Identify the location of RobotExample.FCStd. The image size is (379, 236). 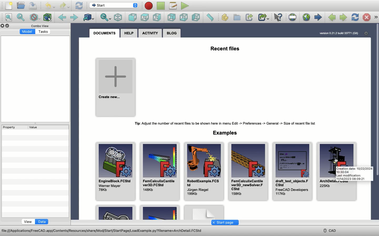
(205, 172).